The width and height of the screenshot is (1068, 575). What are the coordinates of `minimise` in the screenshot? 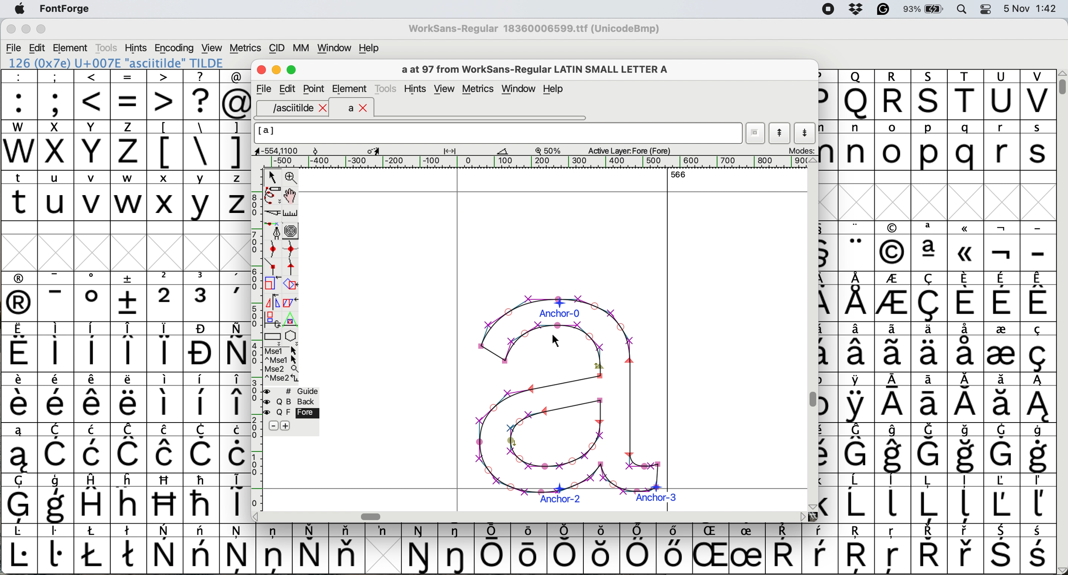 It's located at (25, 30).